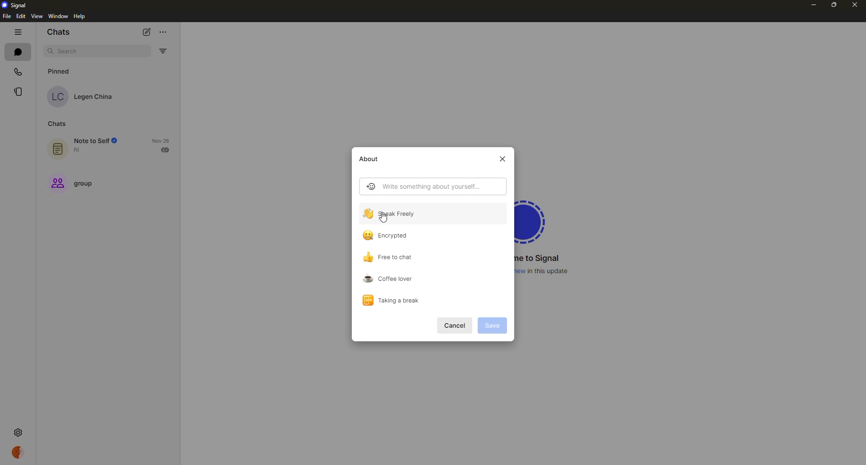 The image size is (866, 465). Describe the element at coordinates (70, 51) in the screenshot. I see `search` at that location.